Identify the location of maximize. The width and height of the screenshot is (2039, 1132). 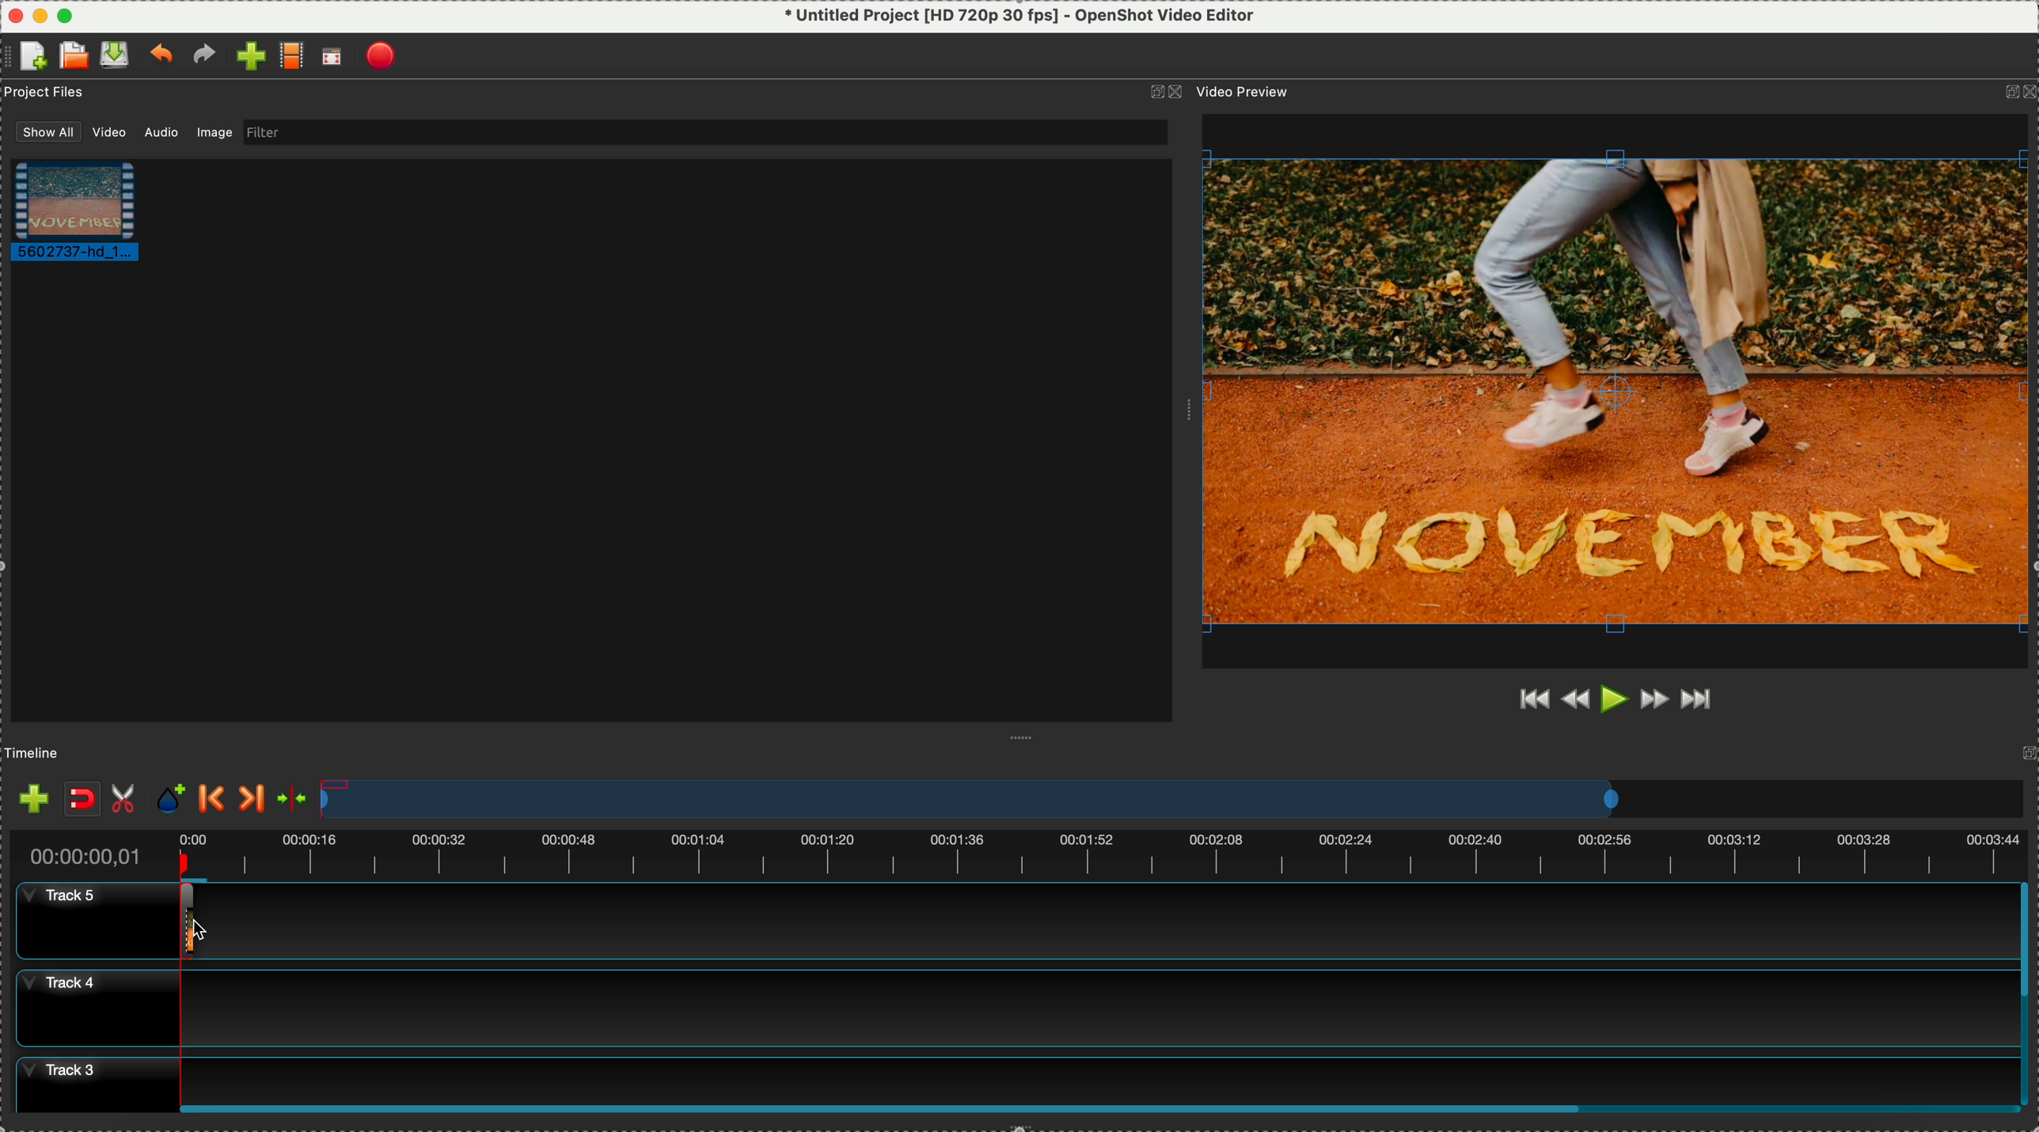
(64, 13).